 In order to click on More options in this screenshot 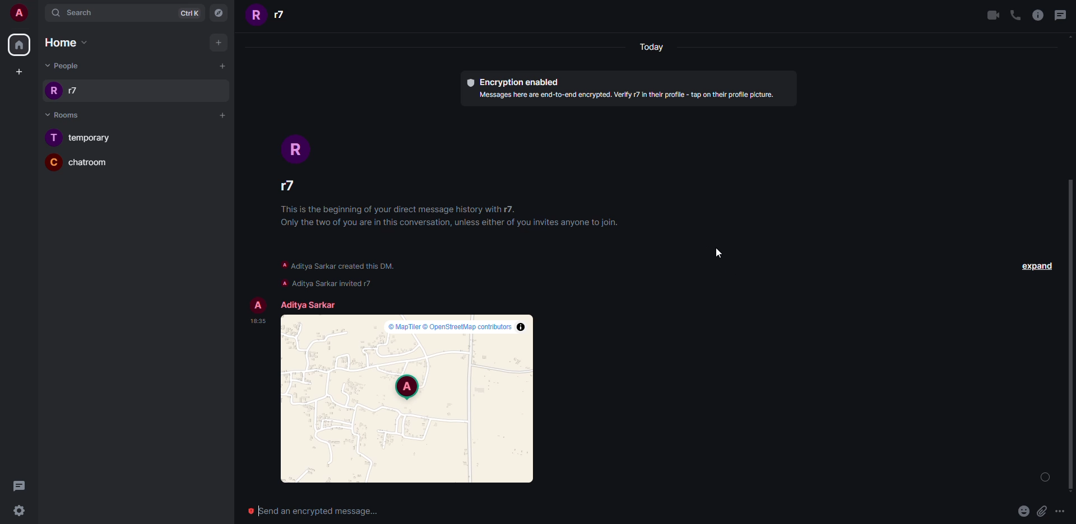, I will do `click(1061, 511)`.